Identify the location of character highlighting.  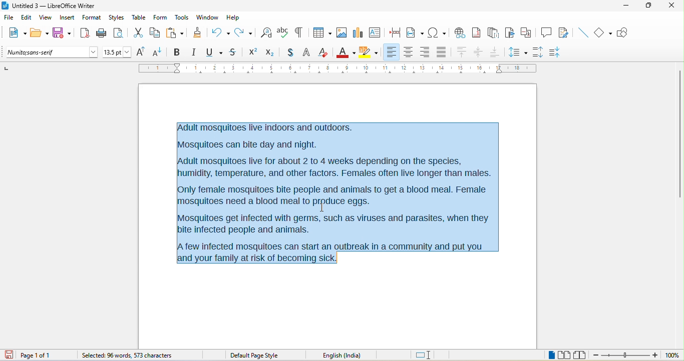
(371, 52).